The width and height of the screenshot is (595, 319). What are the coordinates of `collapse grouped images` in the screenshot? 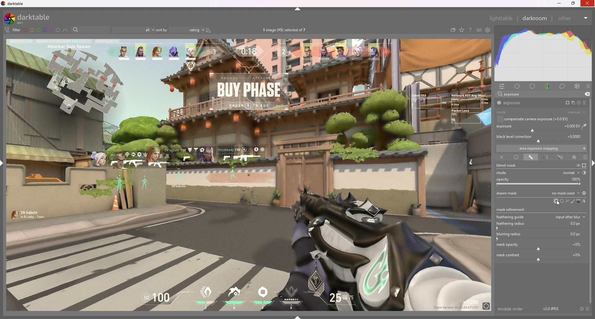 It's located at (452, 31).